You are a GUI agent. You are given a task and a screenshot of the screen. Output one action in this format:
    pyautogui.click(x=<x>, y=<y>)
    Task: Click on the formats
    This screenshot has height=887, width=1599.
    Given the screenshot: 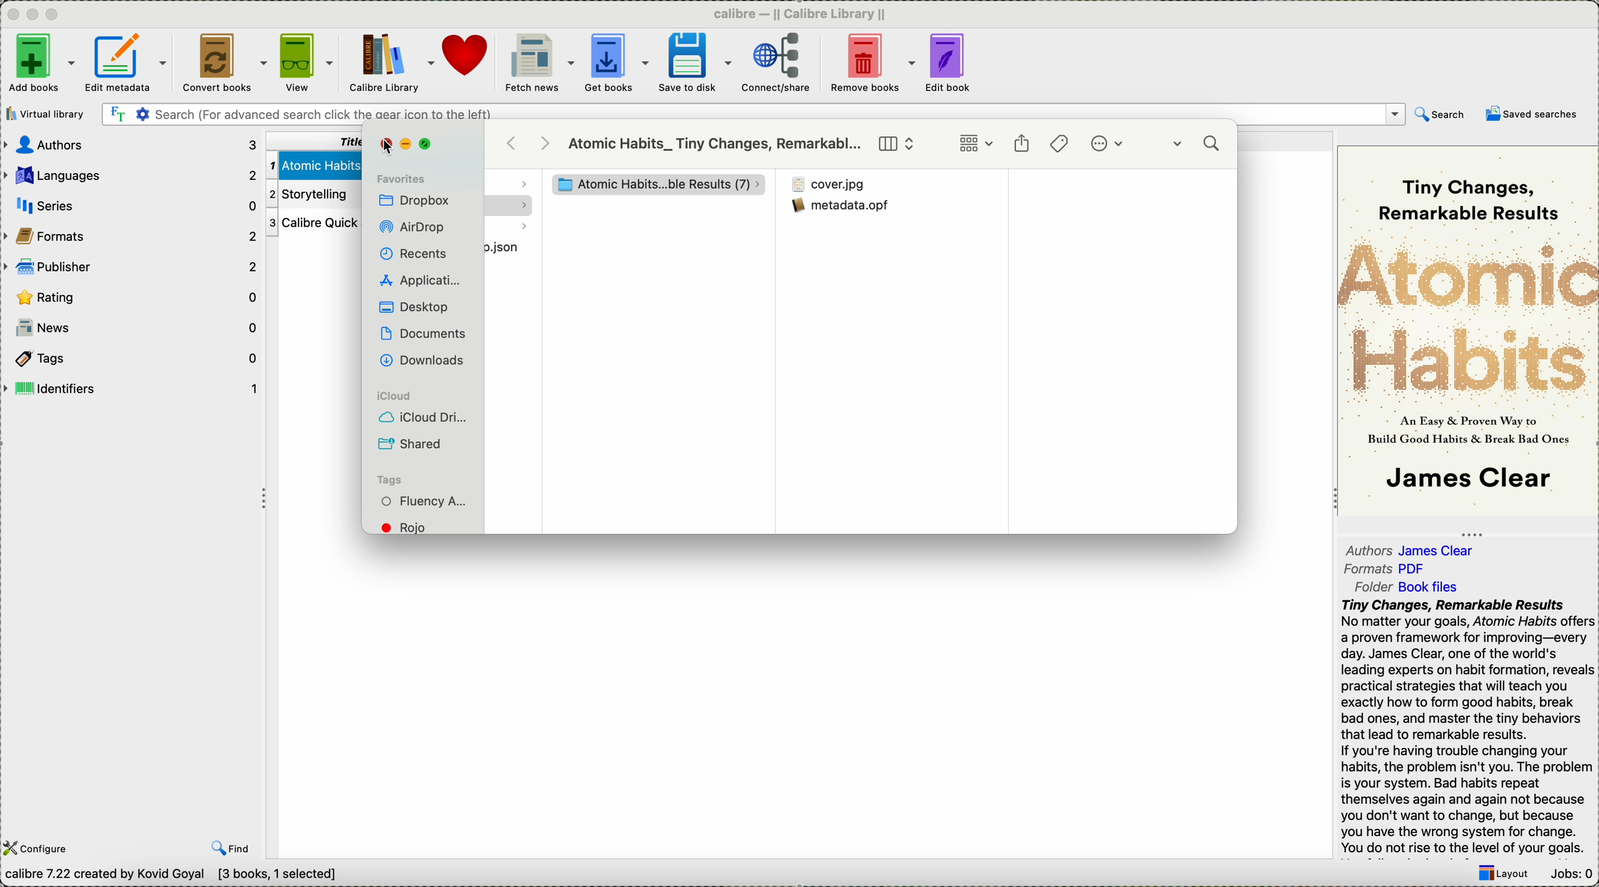 What is the action you would take?
    pyautogui.click(x=132, y=235)
    